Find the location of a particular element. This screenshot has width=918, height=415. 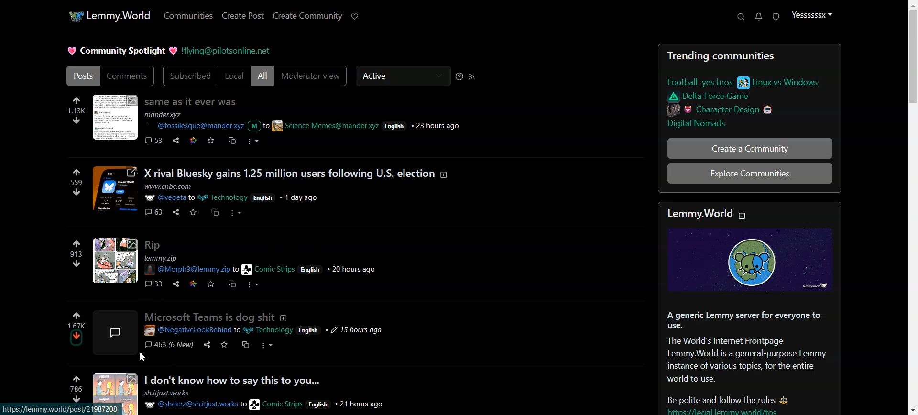

Unread Message is located at coordinates (758, 17).